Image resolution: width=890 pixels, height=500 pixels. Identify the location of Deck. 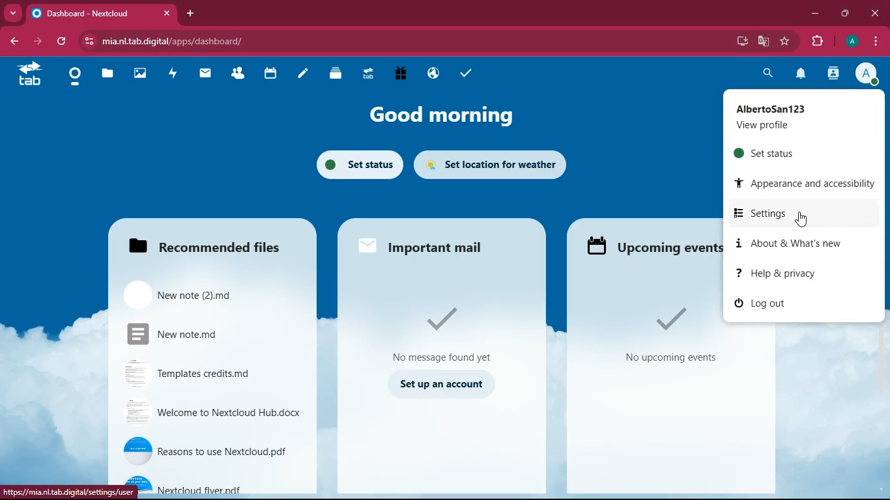
(337, 75).